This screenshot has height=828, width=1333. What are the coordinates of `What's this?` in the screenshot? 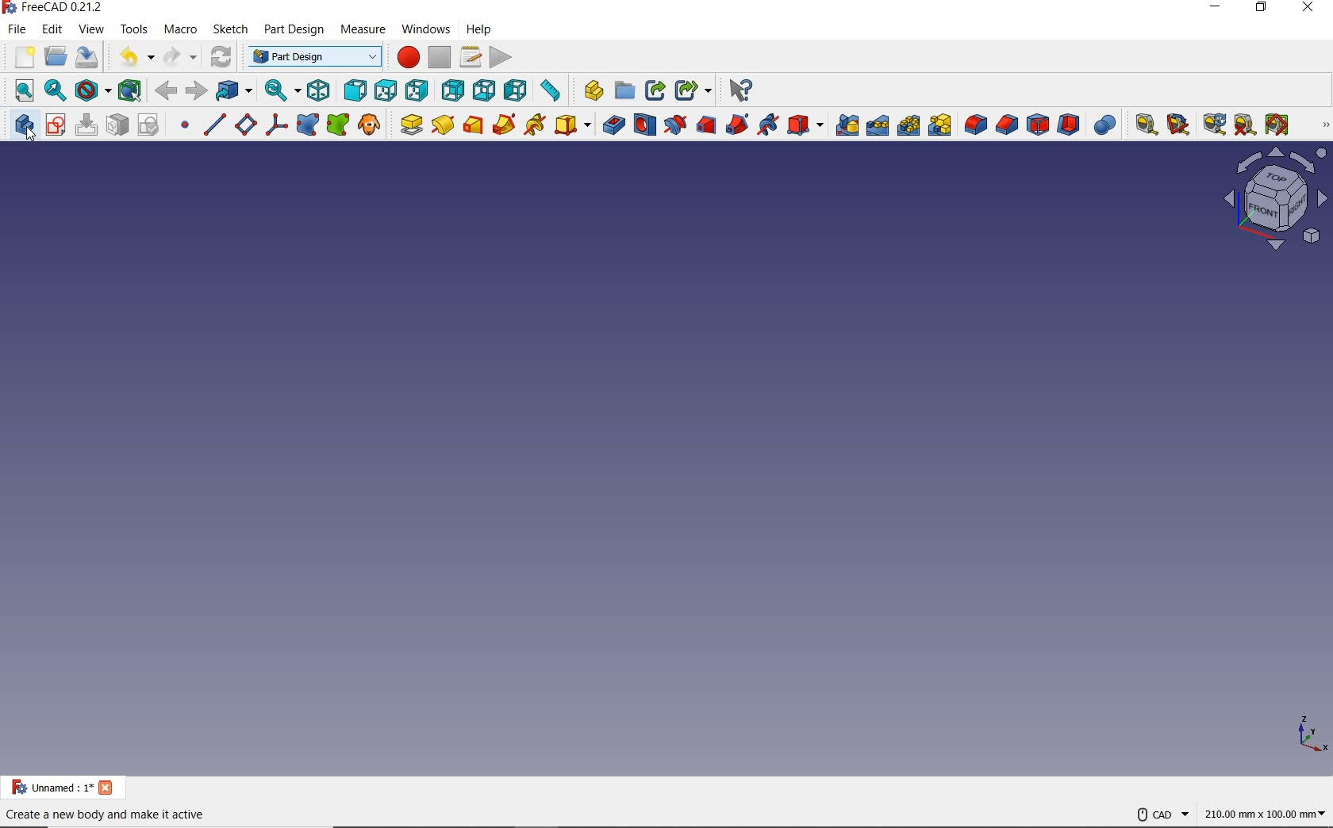 It's located at (742, 88).